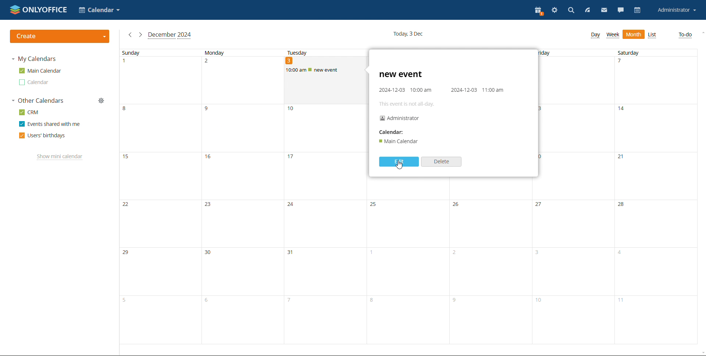  What do you see at coordinates (324, 320) in the screenshot?
I see `7` at bounding box center [324, 320].